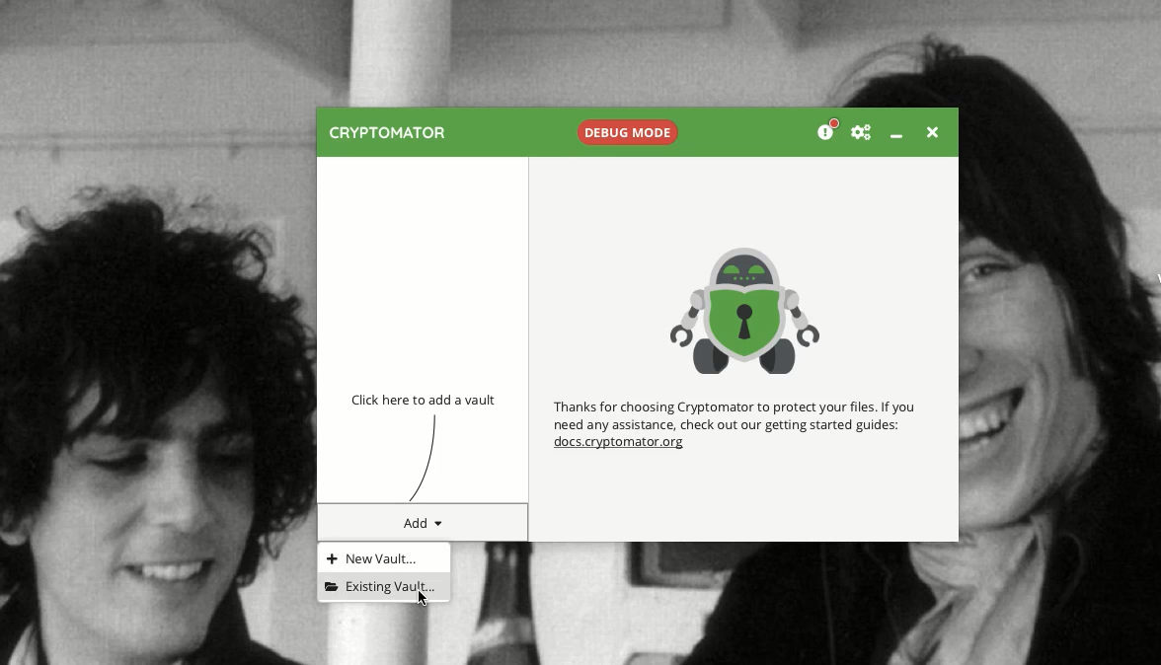 This screenshot has height=665, width=1161. Describe the element at coordinates (862, 132) in the screenshot. I see `Preferences` at that location.